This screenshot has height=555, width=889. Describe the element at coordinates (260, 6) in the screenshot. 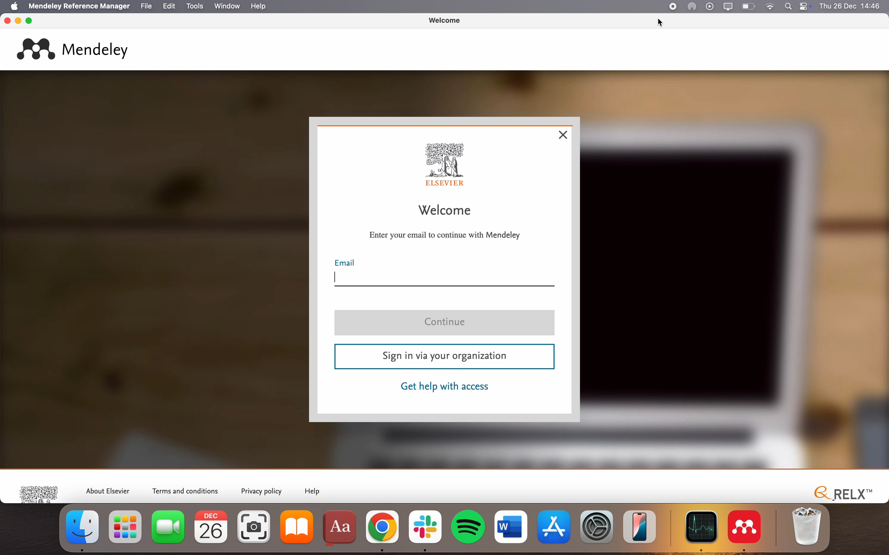

I see `click on help` at that location.